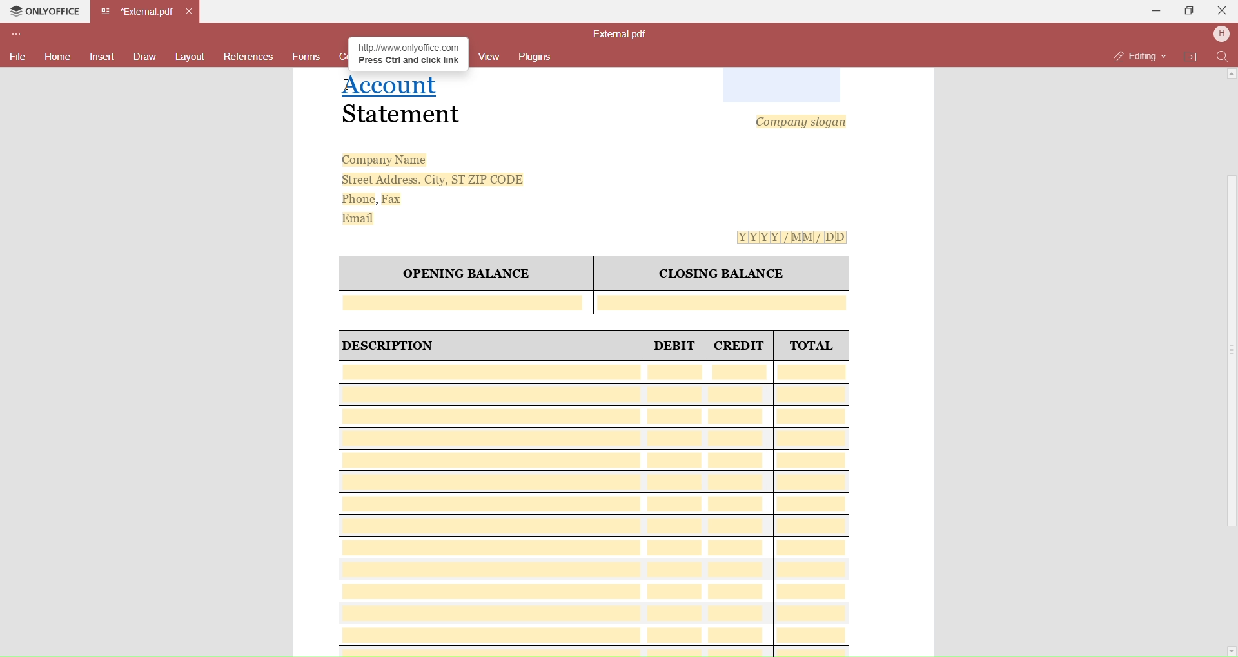 This screenshot has width=1238, height=657. I want to click on Maximize, so click(1186, 11).